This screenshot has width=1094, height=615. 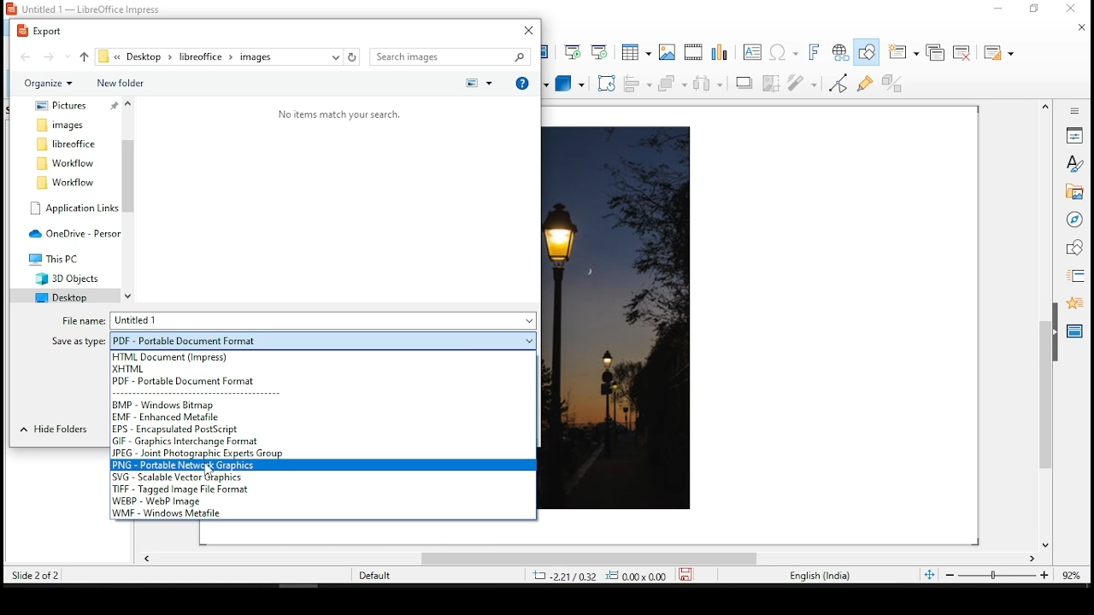 What do you see at coordinates (838, 85) in the screenshot?
I see `toggle point edit mode` at bounding box center [838, 85].